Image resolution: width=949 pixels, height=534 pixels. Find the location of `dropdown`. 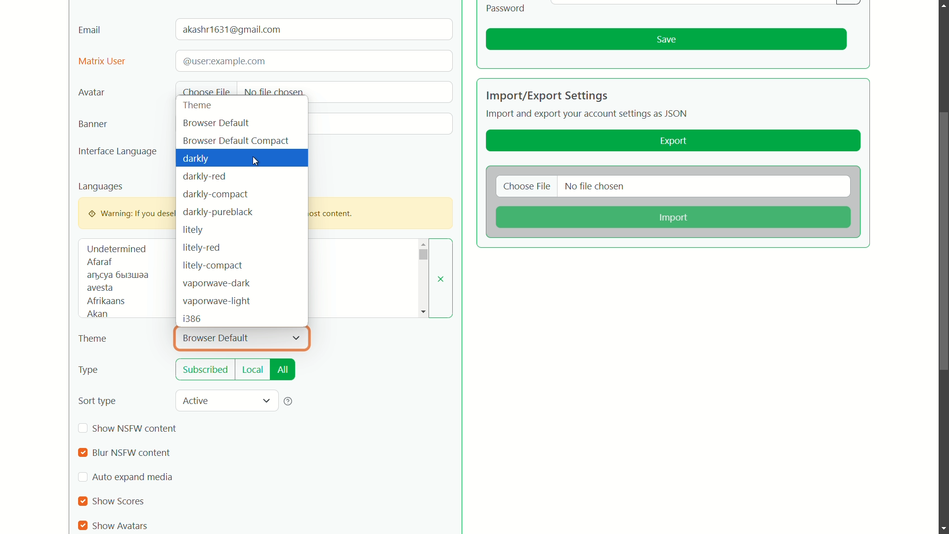

dropdown is located at coordinates (296, 338).